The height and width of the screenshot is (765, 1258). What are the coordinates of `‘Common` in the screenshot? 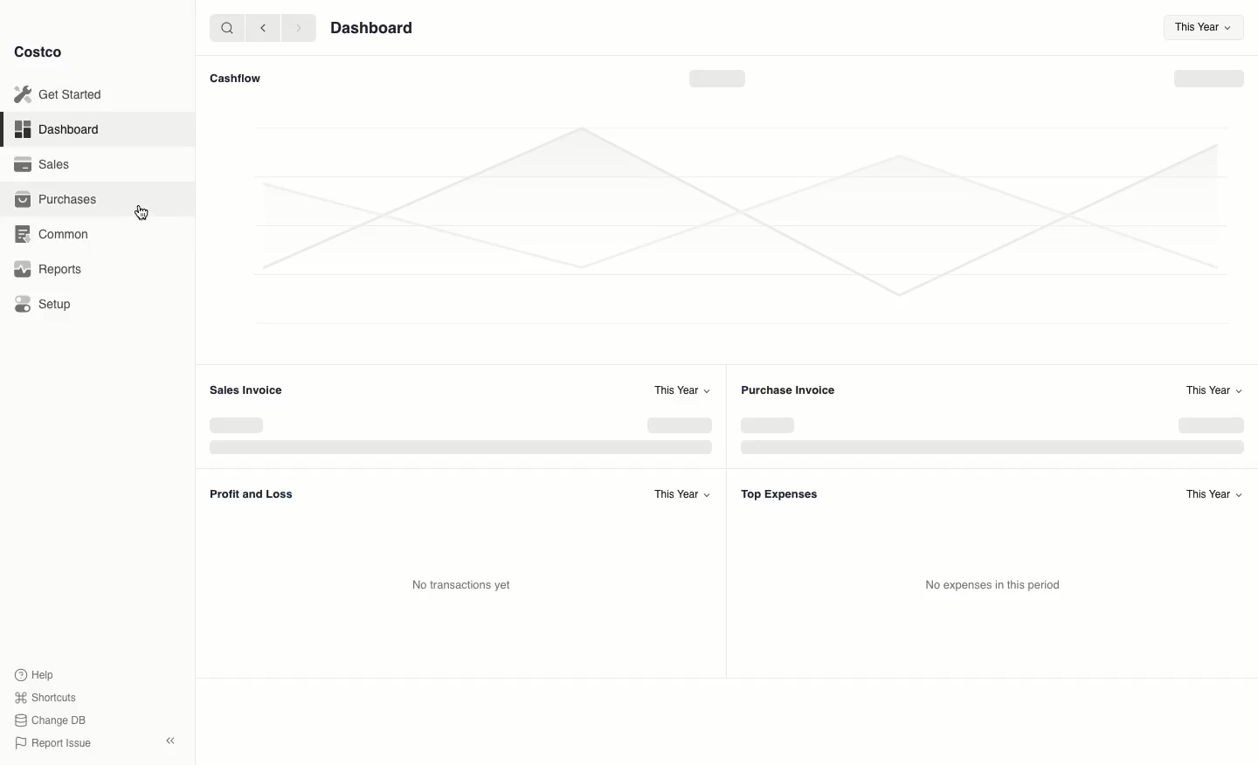 It's located at (59, 233).